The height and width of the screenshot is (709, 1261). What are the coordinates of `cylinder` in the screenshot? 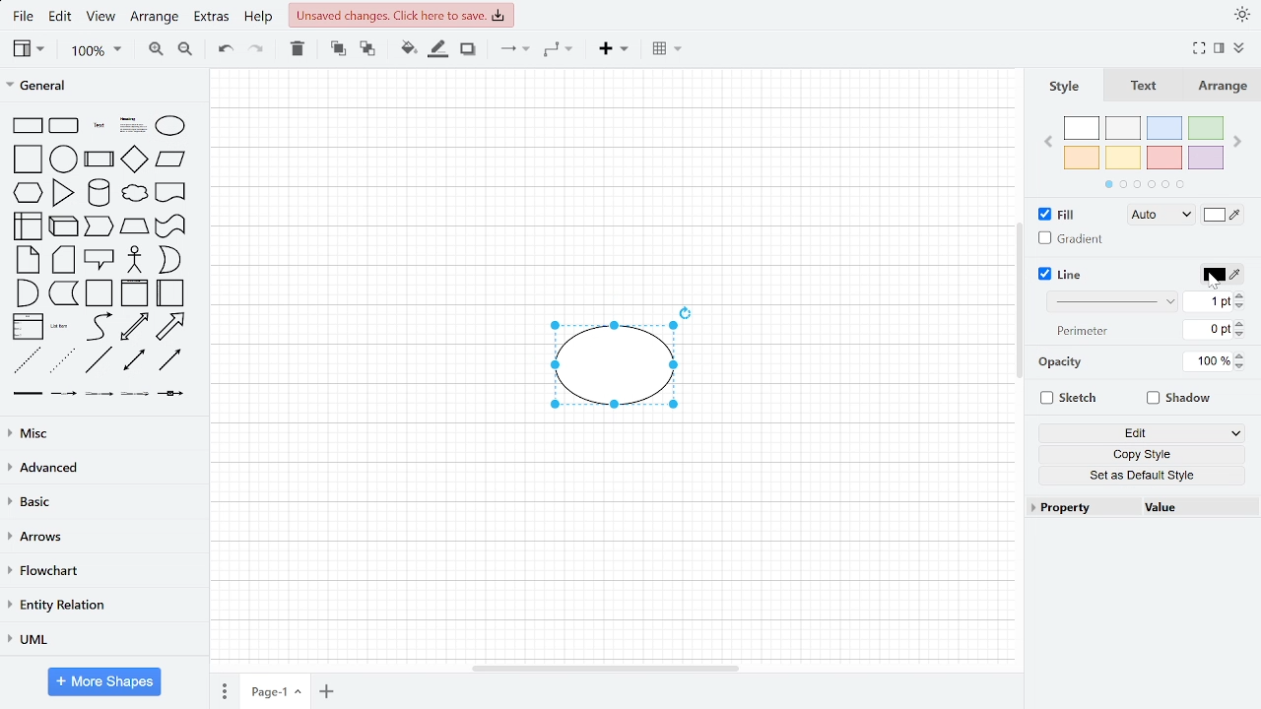 It's located at (100, 193).